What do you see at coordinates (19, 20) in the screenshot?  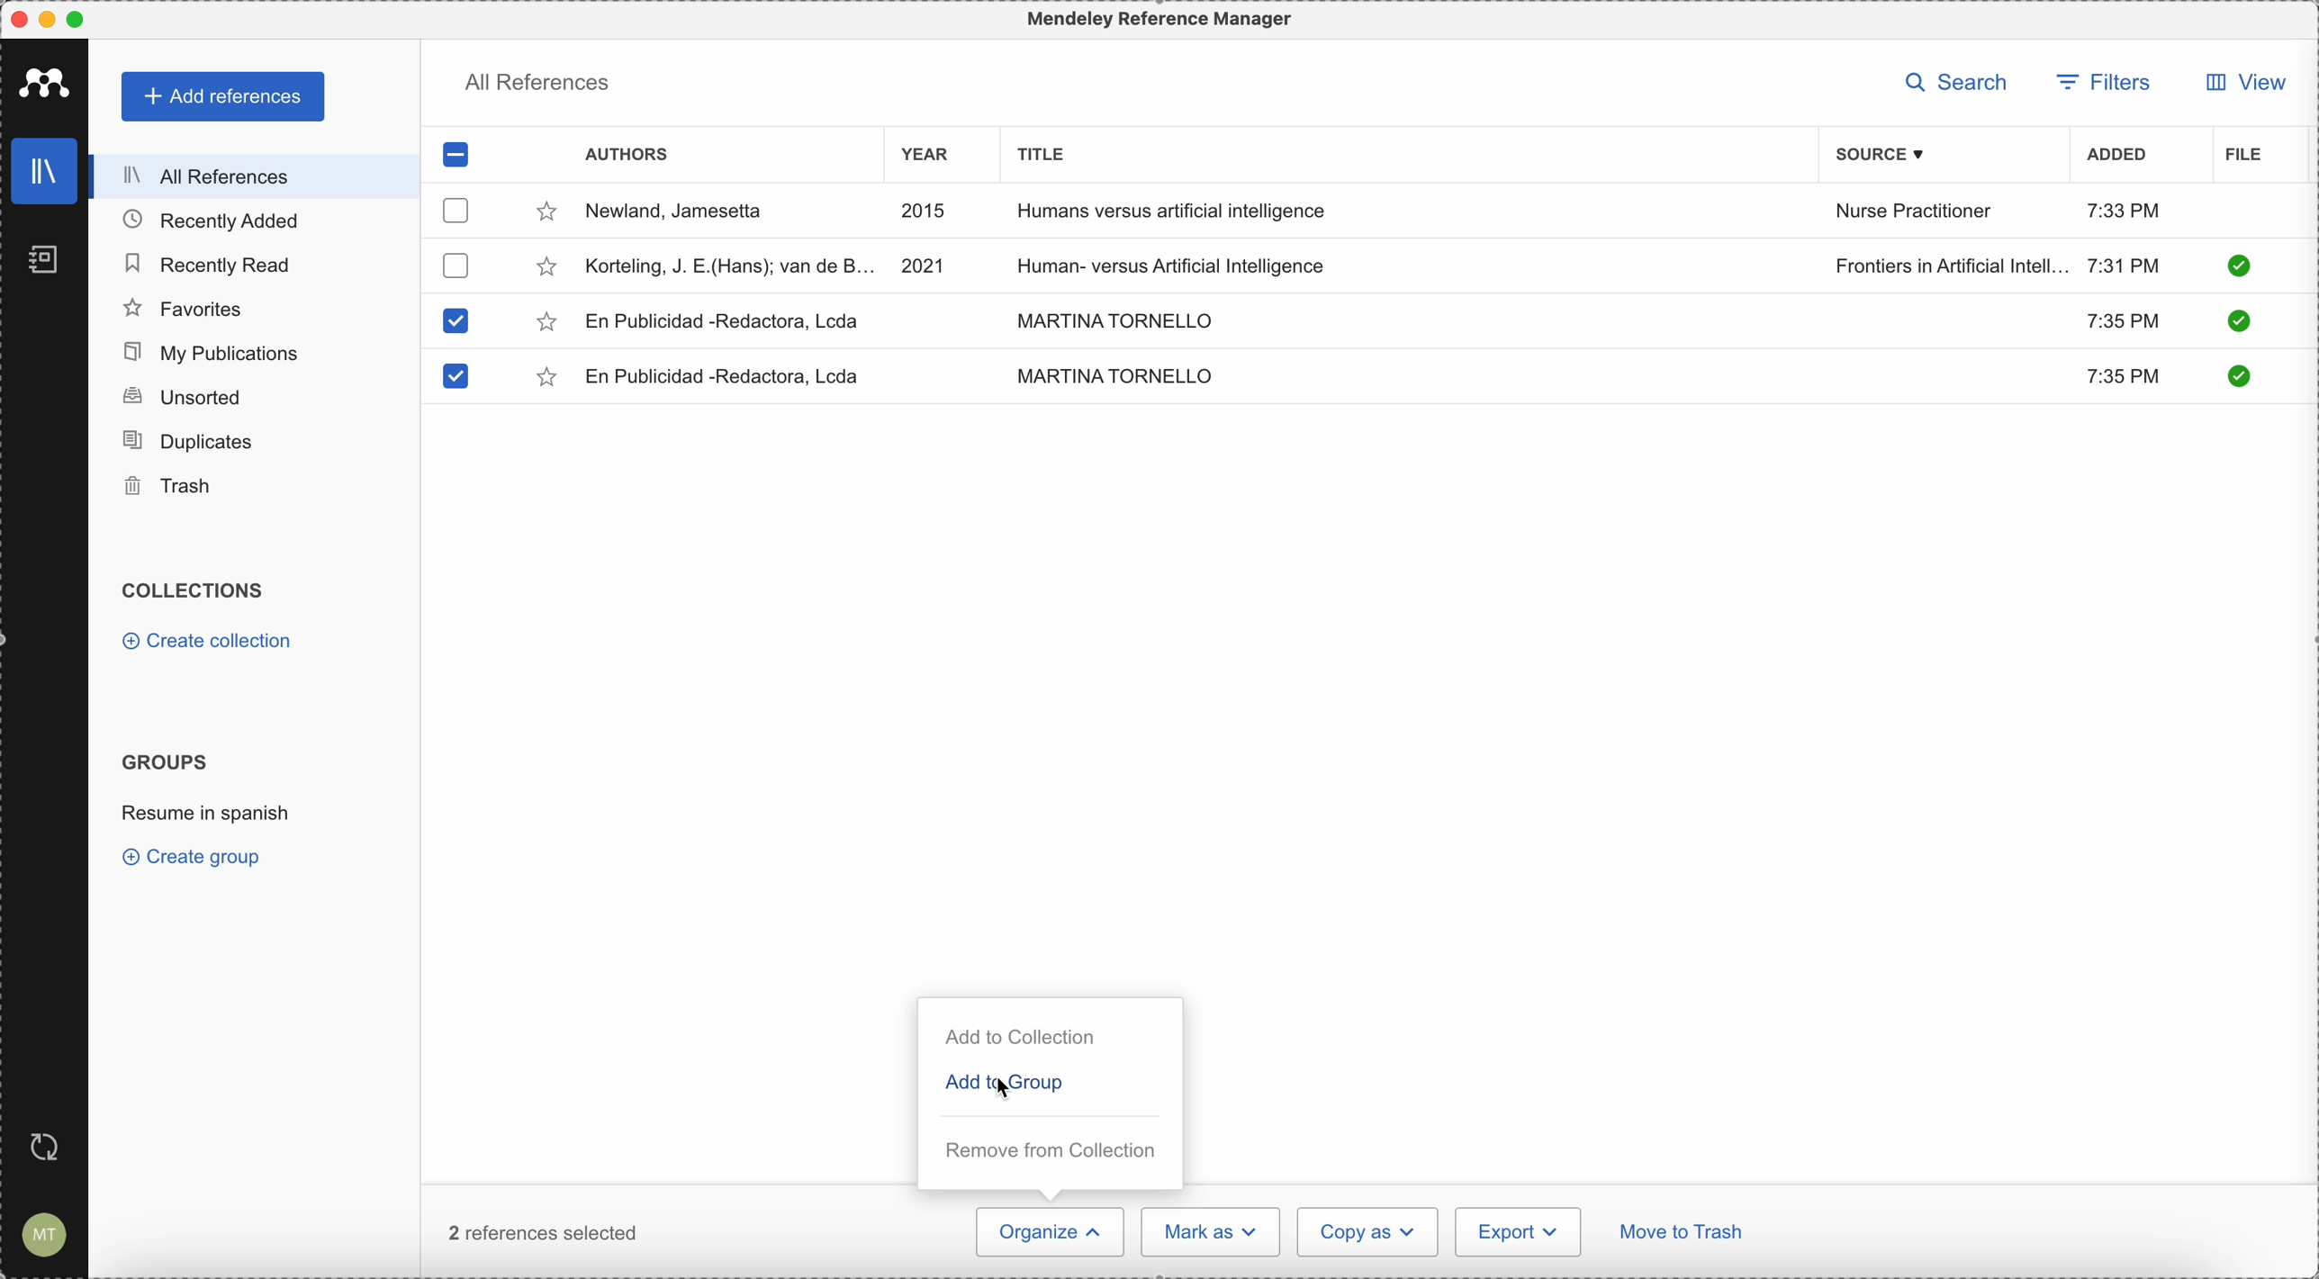 I see `close program` at bounding box center [19, 20].